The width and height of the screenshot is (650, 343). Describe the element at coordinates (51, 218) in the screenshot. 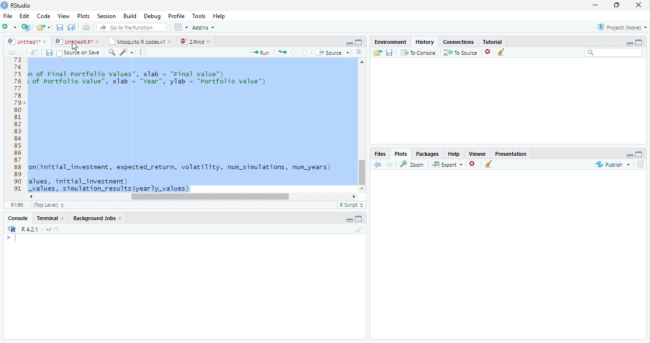

I see `Terminal` at that location.